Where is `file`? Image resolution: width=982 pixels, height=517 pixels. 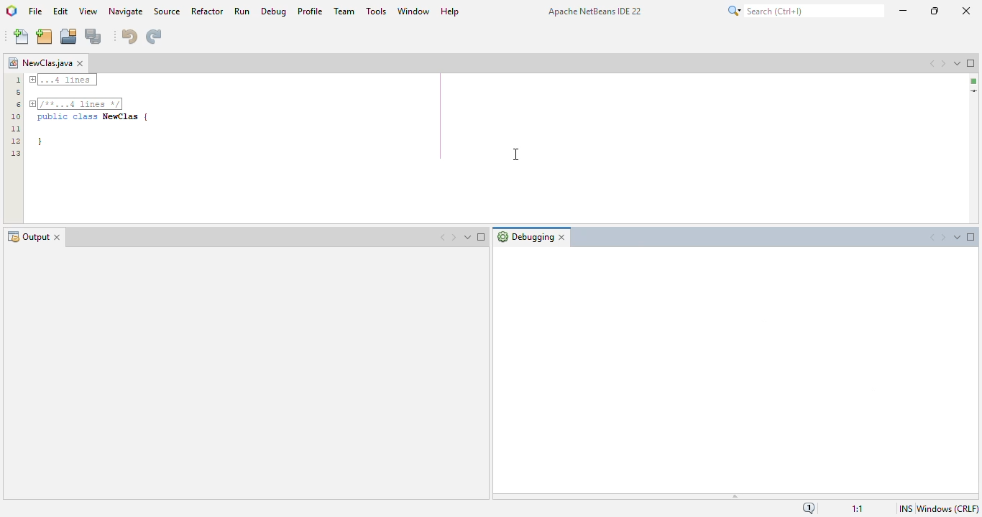
file is located at coordinates (36, 11).